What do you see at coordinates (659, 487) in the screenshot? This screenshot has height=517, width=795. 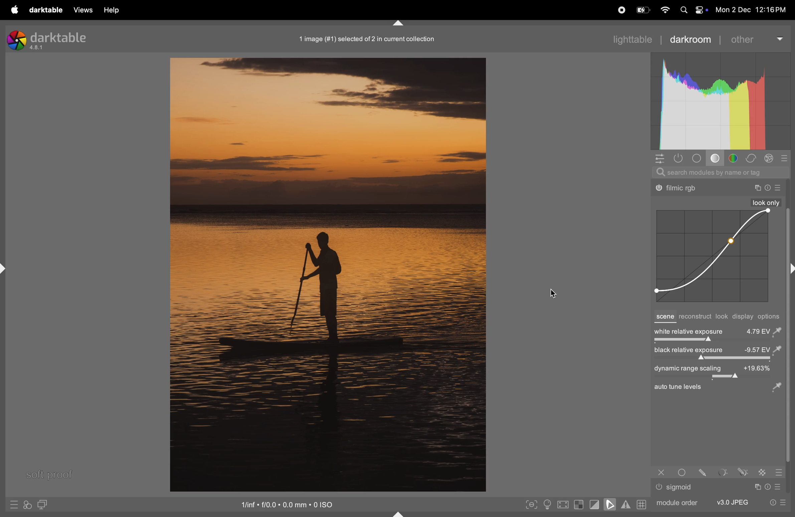 I see `` at bounding box center [659, 487].